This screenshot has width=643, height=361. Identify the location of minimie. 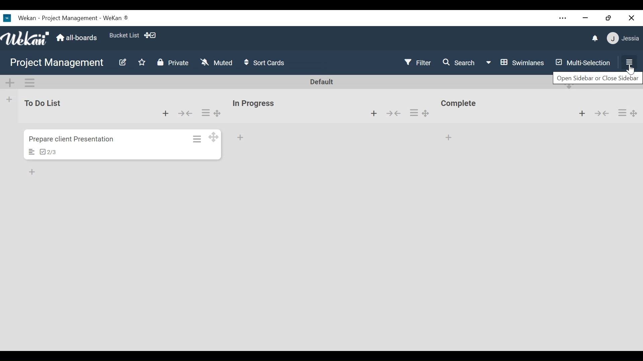
(585, 18).